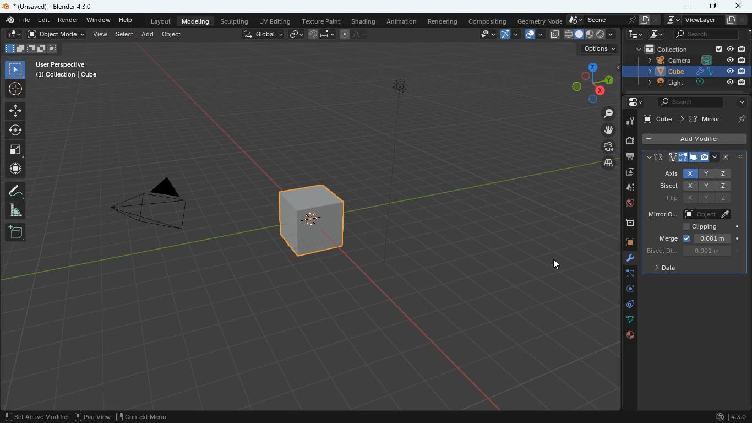 The width and height of the screenshot is (752, 423). Describe the element at coordinates (16, 210) in the screenshot. I see `angle` at that location.